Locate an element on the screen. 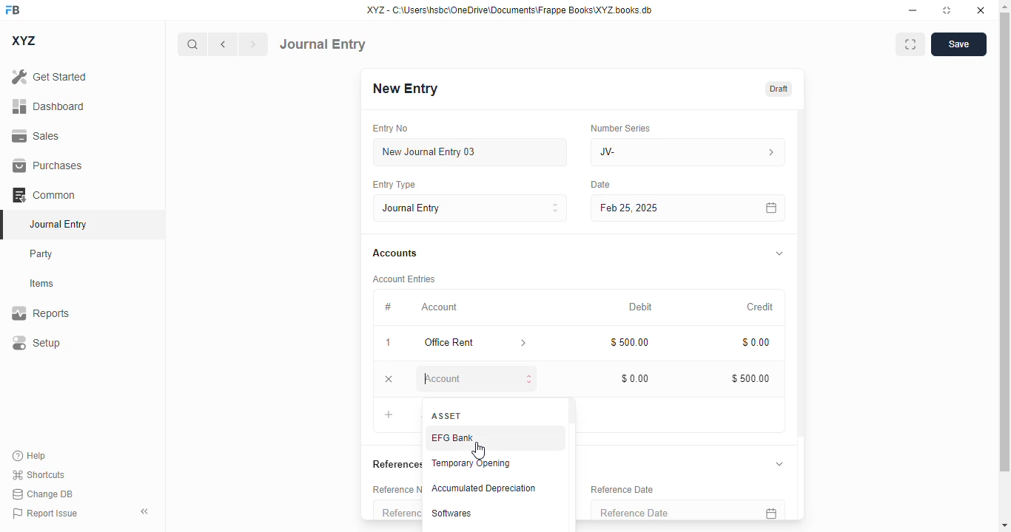 This screenshot has height=532, width=1011. scroll bar is located at coordinates (572, 464).